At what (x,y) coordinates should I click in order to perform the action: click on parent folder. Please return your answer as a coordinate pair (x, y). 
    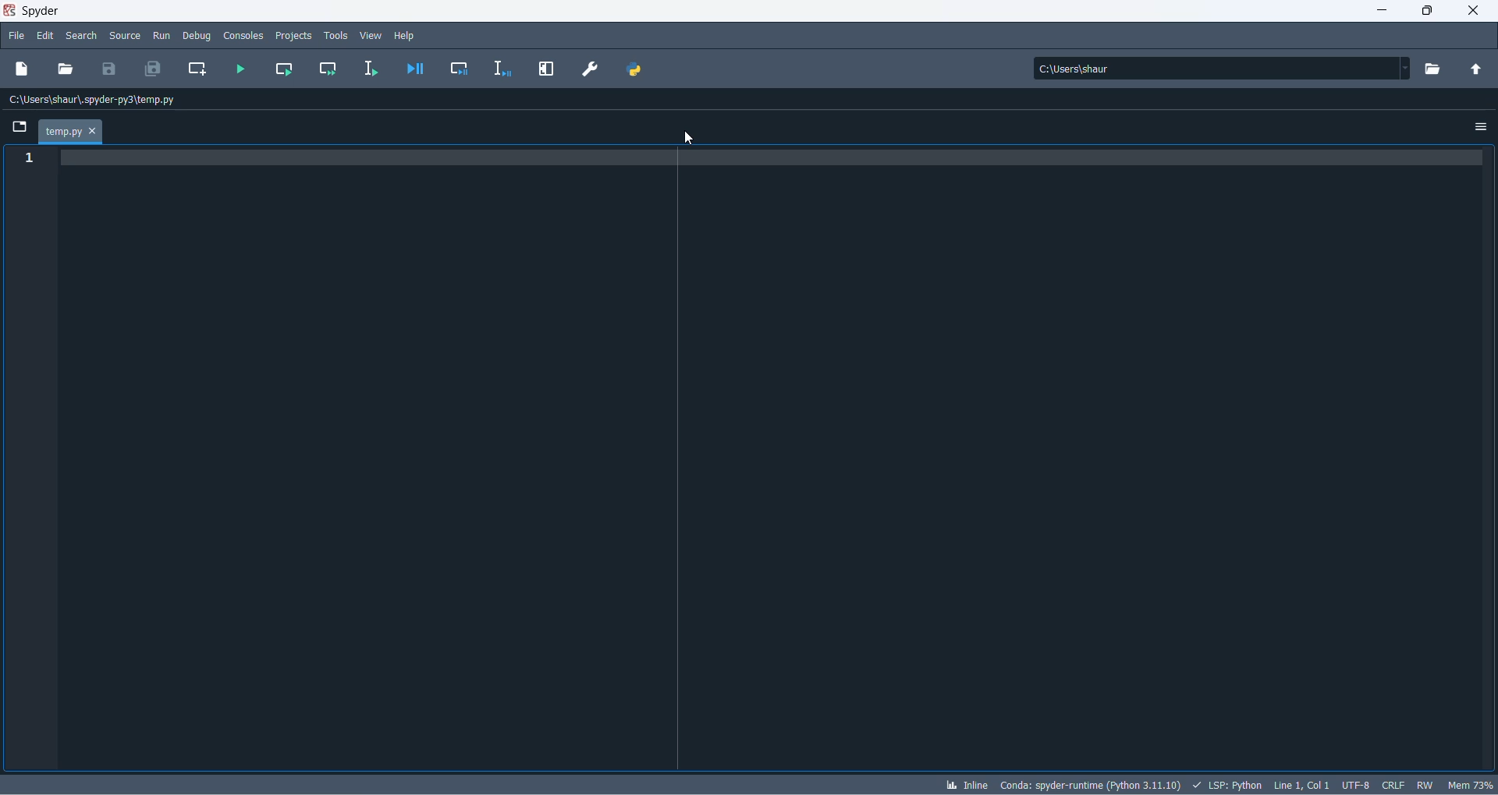
    Looking at the image, I should click on (1478, 70).